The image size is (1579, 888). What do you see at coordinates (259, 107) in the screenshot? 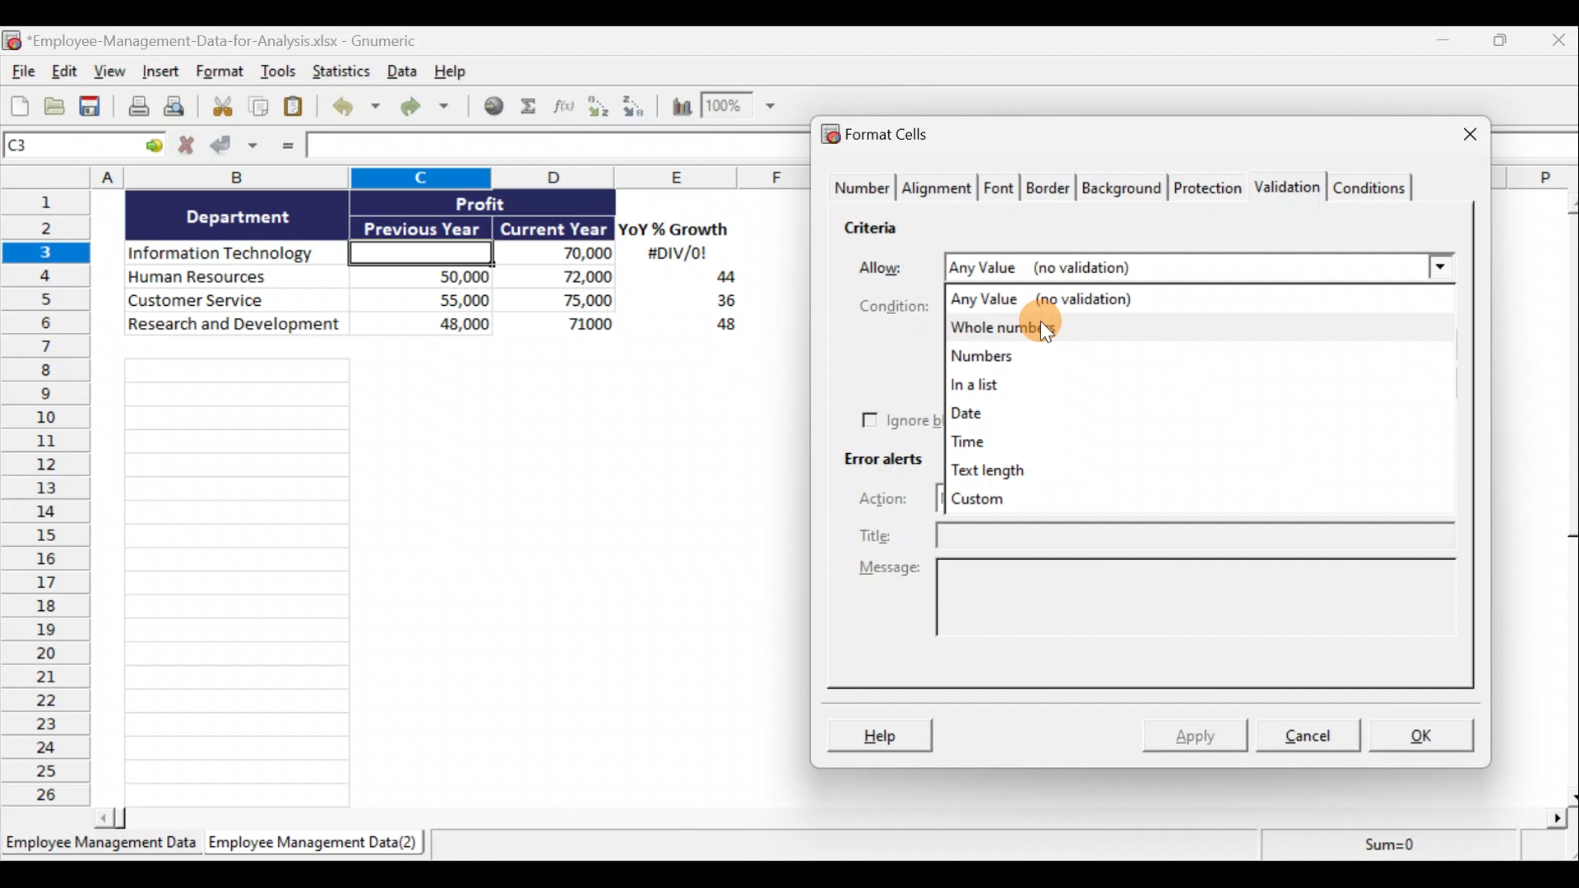
I see `Copy selection` at bounding box center [259, 107].